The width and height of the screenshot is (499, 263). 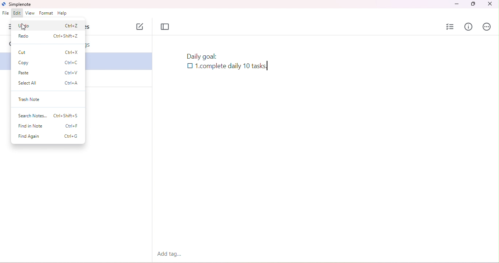 What do you see at coordinates (168, 253) in the screenshot?
I see `add tag` at bounding box center [168, 253].